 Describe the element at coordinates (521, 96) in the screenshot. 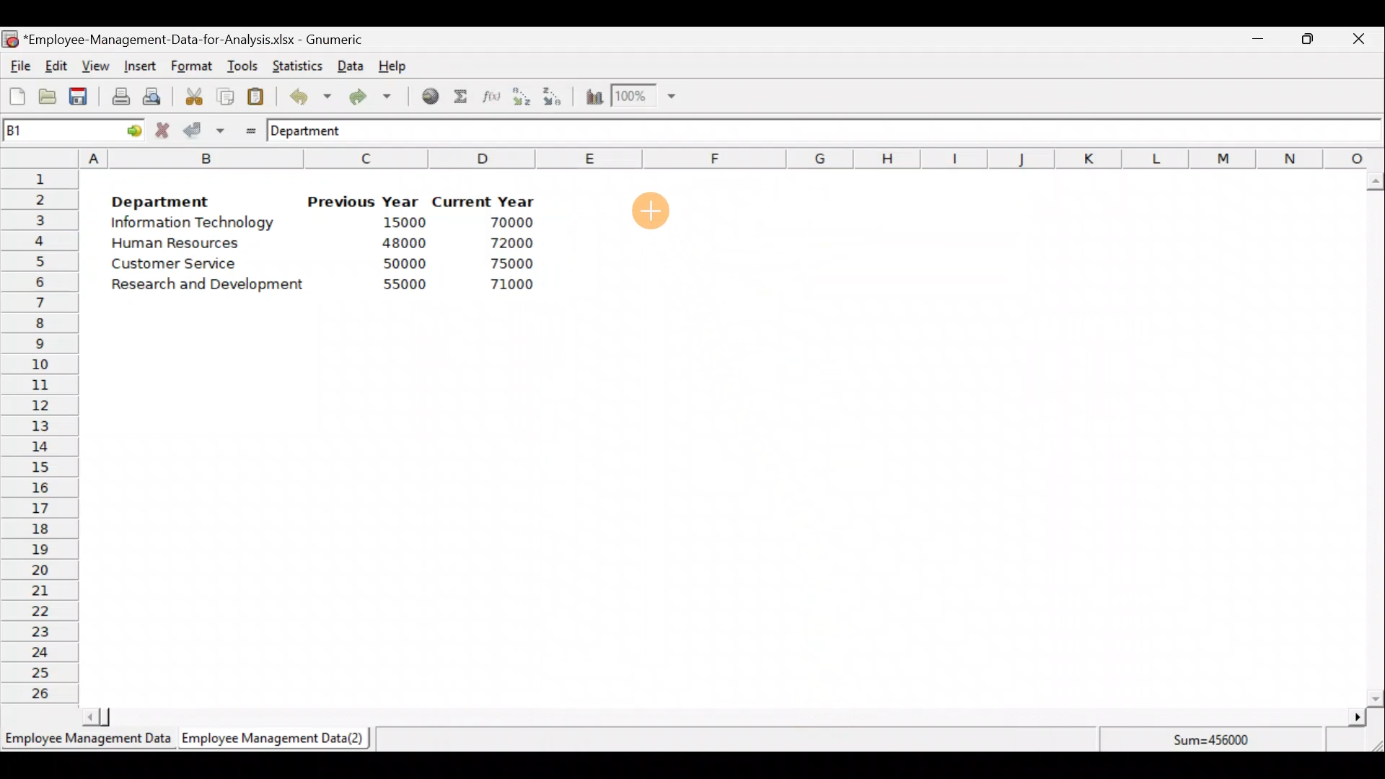

I see `Sort in Ascending order` at that location.